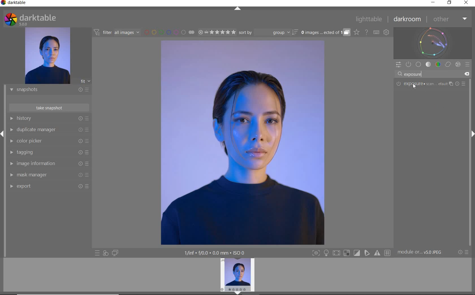  I want to click on DISPLAYED GUI INFO, so click(213, 253).